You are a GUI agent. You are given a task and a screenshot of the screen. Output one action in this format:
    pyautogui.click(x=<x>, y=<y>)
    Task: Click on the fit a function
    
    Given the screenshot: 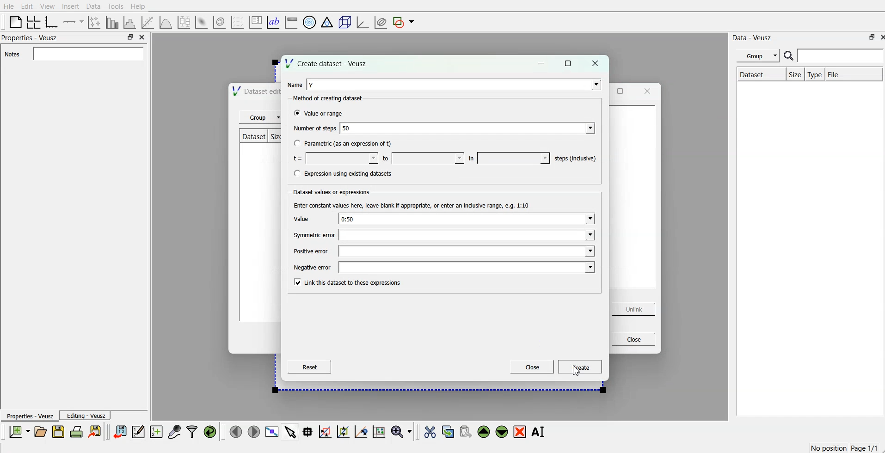 What is the action you would take?
    pyautogui.click(x=149, y=21)
    